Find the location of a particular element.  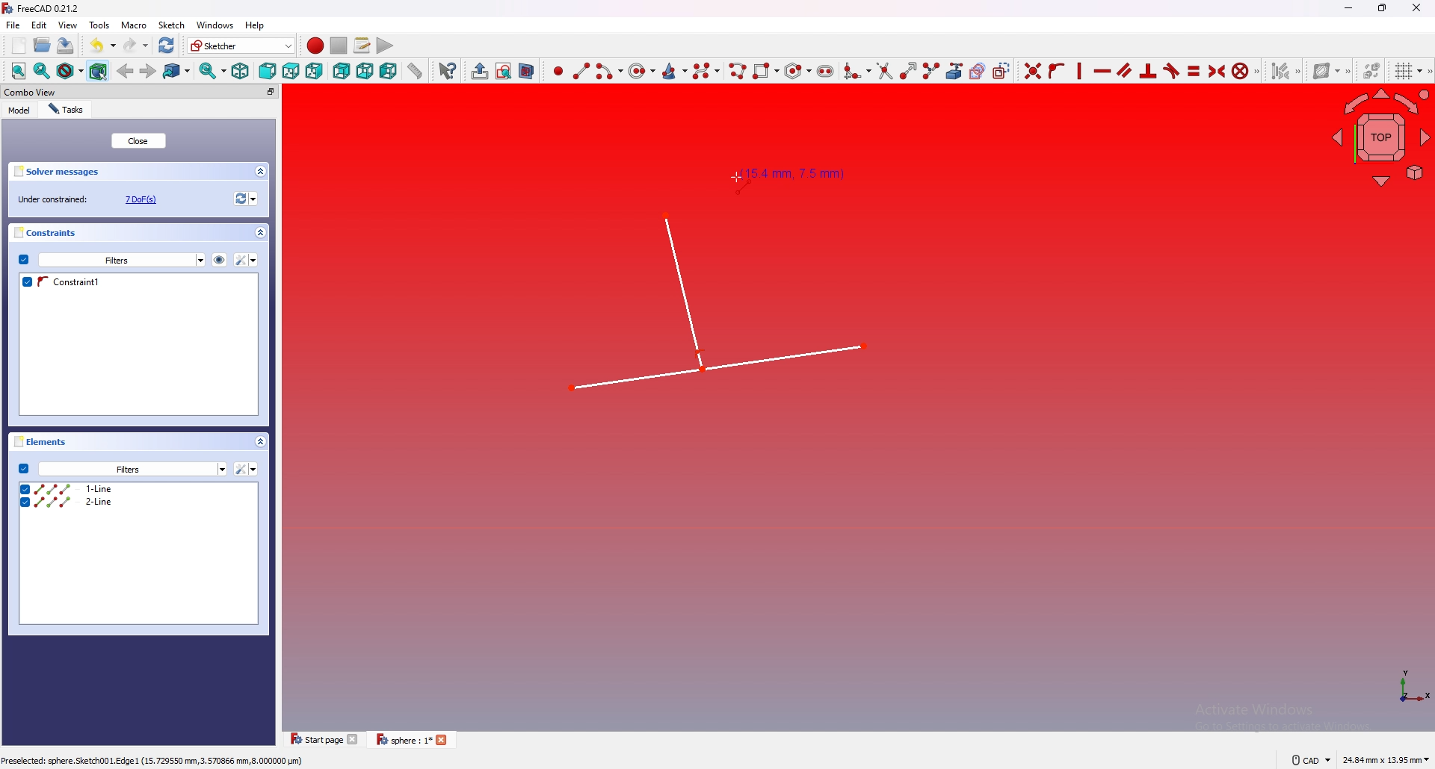

Tools is located at coordinates (100, 25).